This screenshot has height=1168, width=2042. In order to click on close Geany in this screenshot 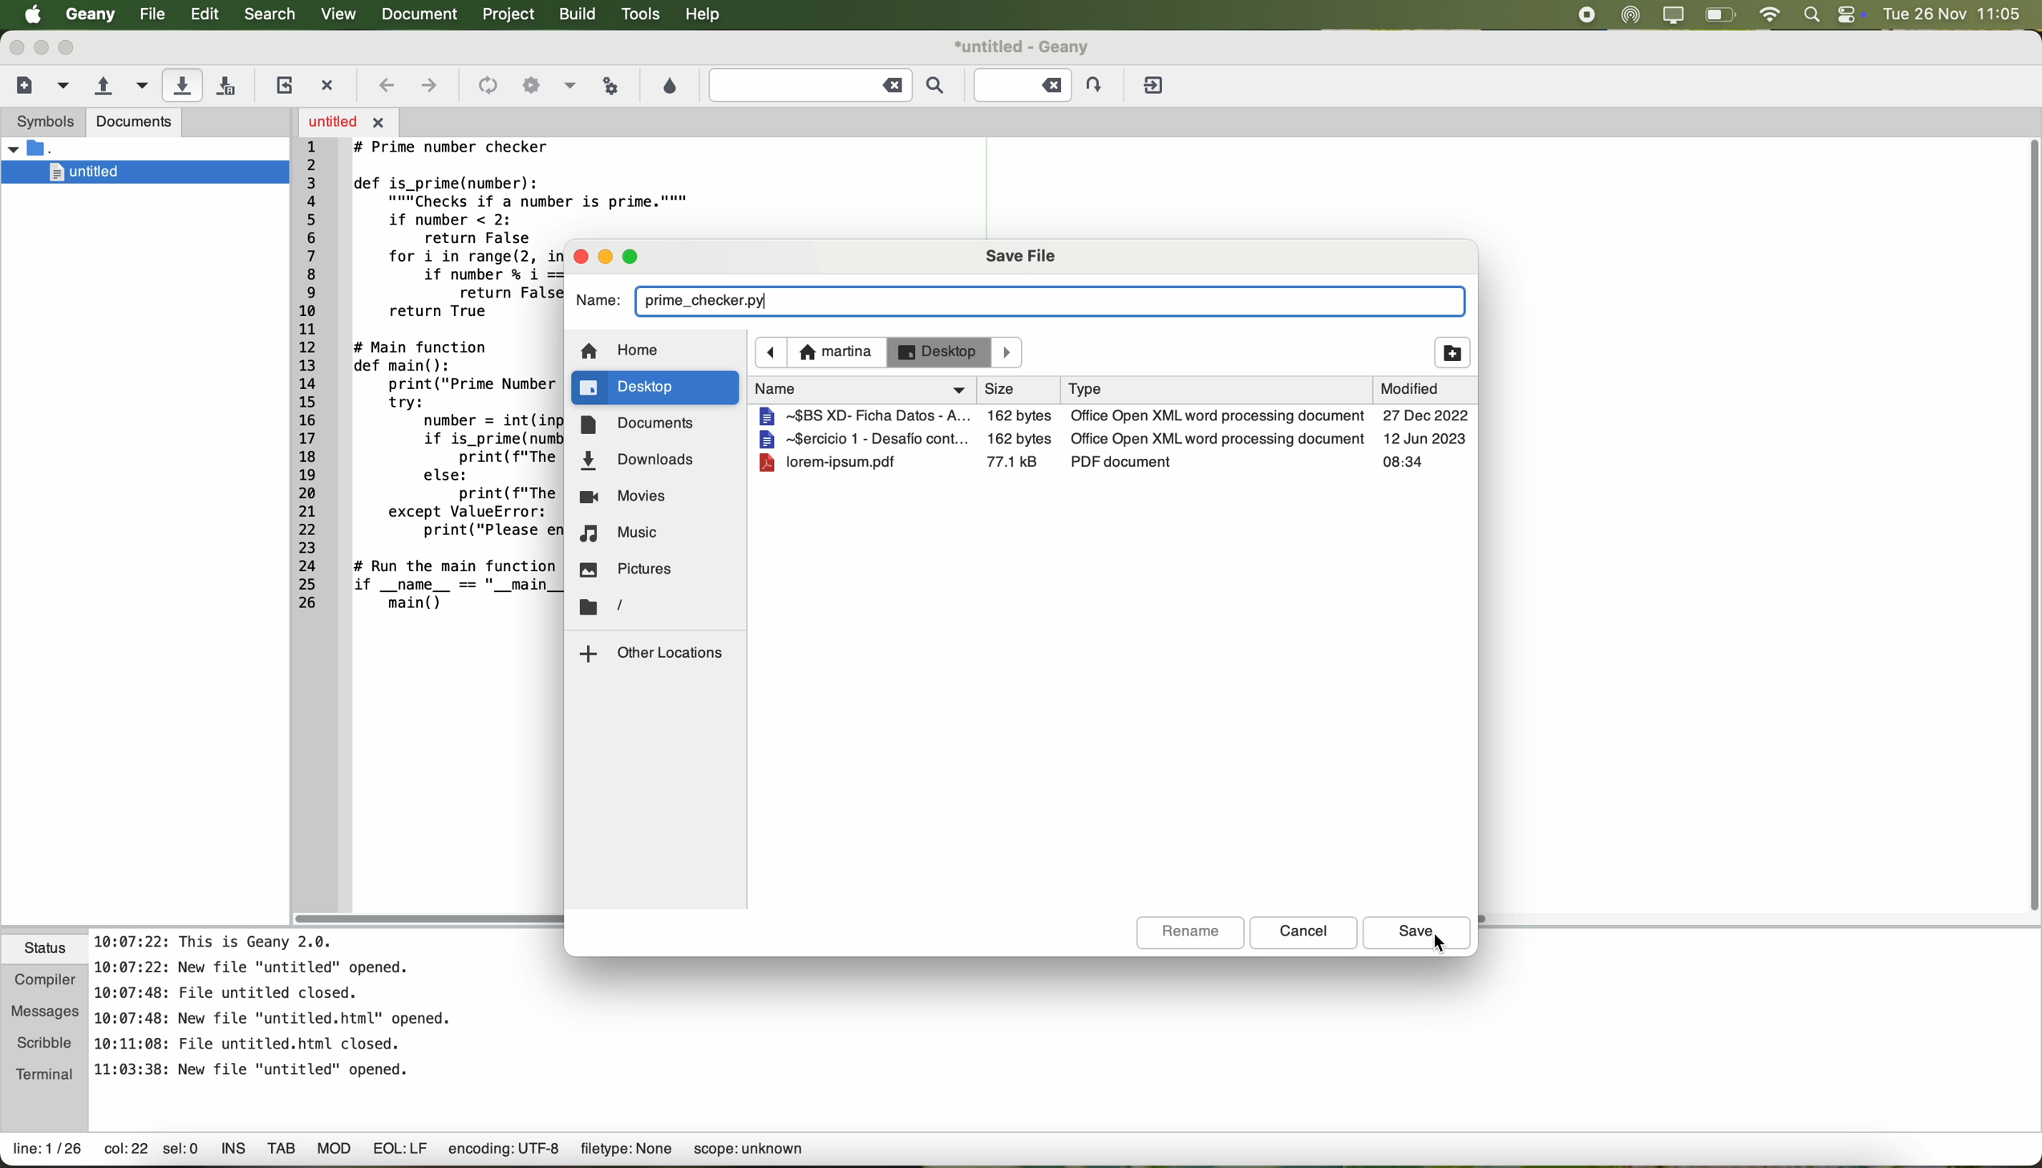, I will do `click(14, 44)`.